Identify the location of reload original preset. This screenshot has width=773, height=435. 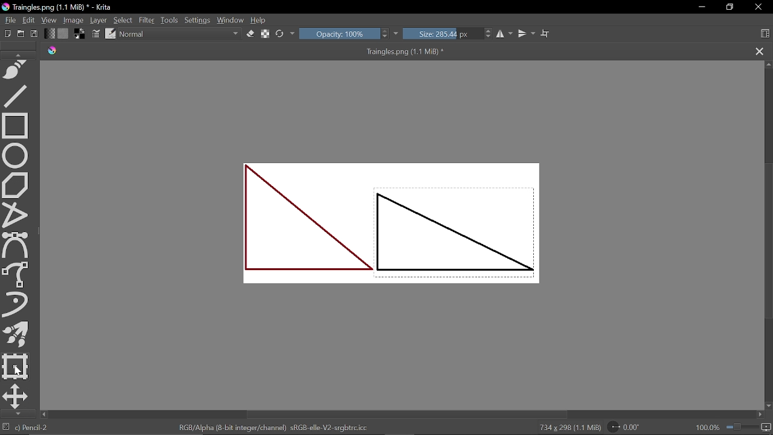
(280, 34).